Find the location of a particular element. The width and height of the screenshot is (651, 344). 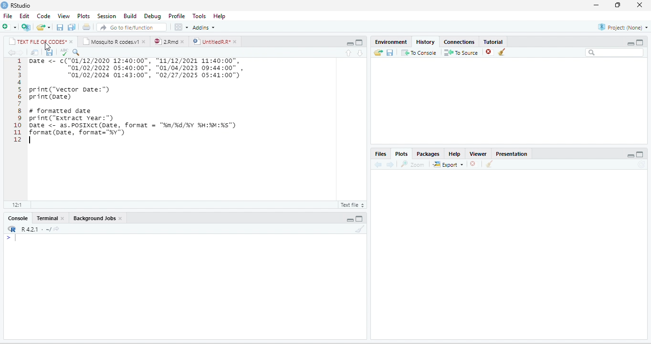

logo is located at coordinates (5, 5).